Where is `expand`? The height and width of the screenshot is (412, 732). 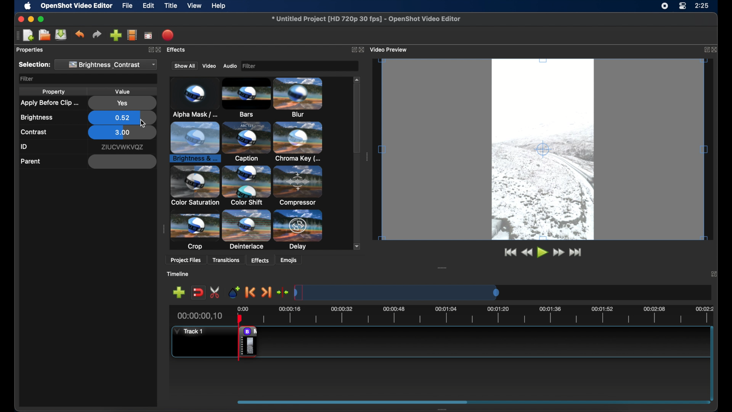 expand is located at coordinates (151, 50).